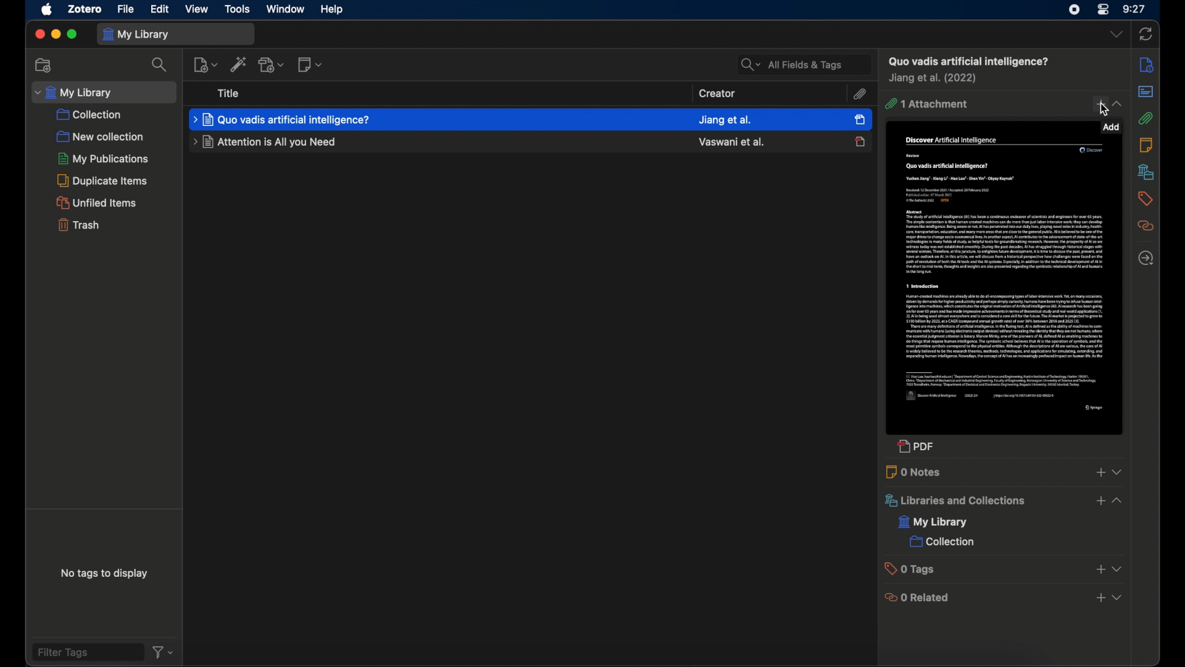  Describe the element at coordinates (1144, 198) in the screenshot. I see `tags` at that location.